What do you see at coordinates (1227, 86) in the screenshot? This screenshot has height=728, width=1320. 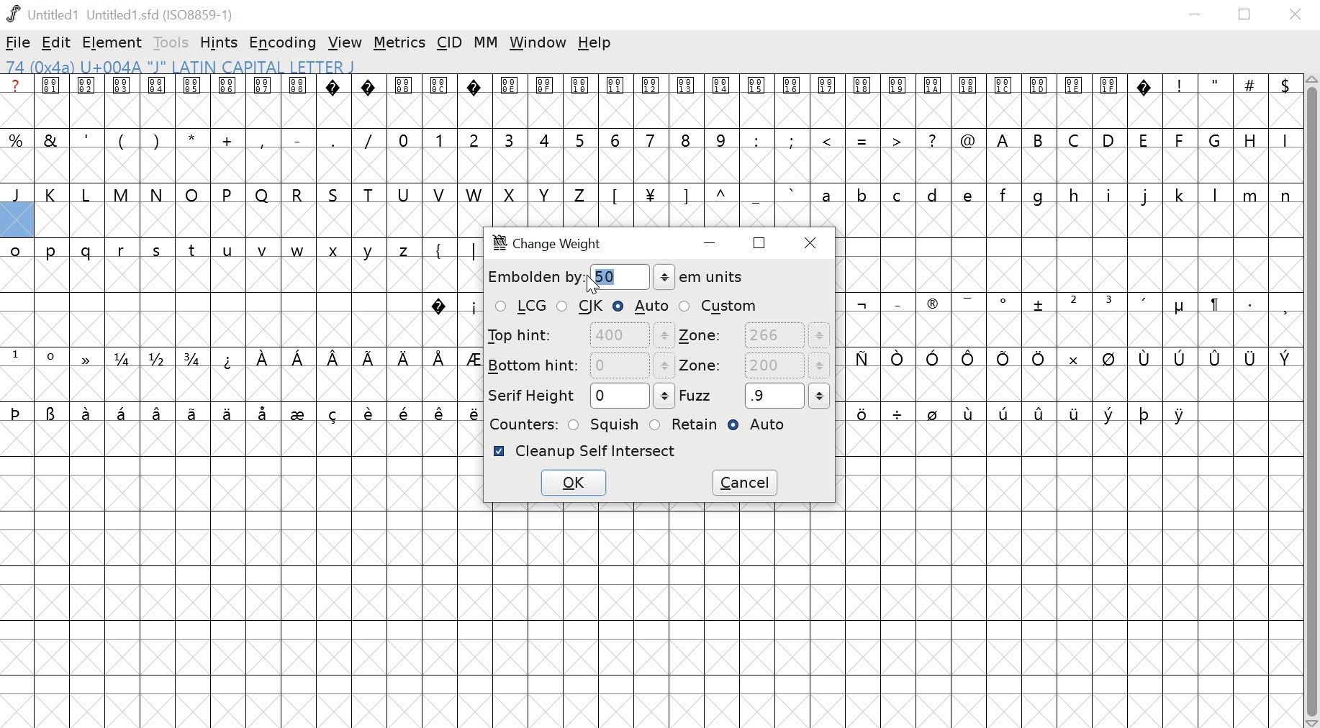 I see `special characters` at bounding box center [1227, 86].